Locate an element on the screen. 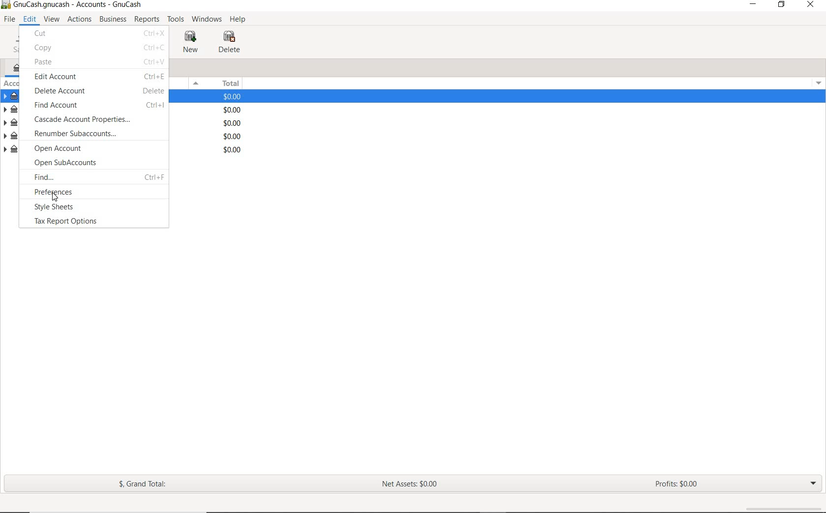  CUT is located at coordinates (98, 33).